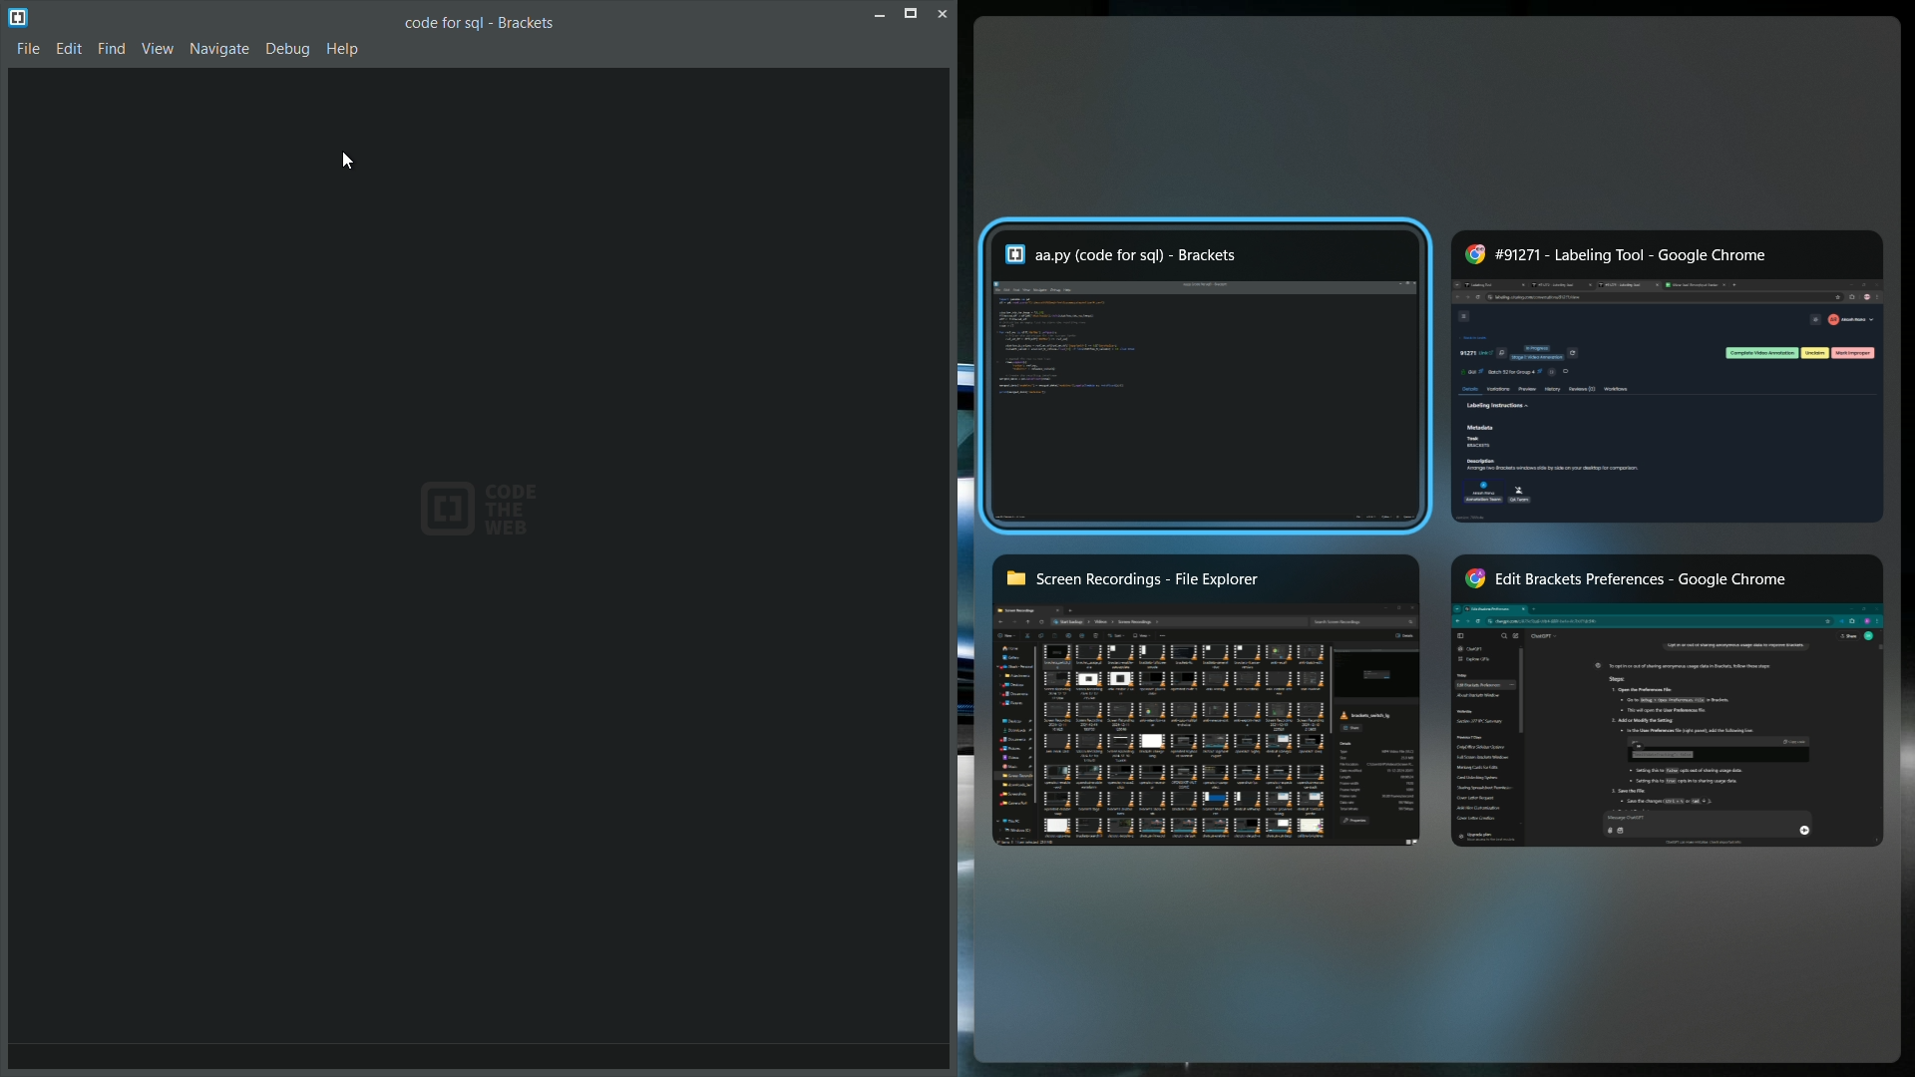 The width and height of the screenshot is (1915, 1077). Describe the element at coordinates (1662, 377) in the screenshot. I see `chrome window` at that location.